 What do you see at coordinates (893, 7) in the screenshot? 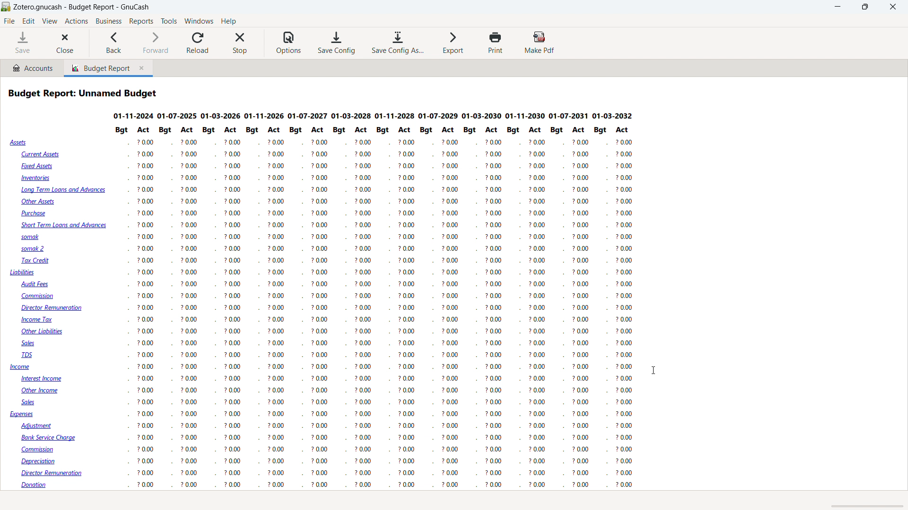
I see `close` at bounding box center [893, 7].